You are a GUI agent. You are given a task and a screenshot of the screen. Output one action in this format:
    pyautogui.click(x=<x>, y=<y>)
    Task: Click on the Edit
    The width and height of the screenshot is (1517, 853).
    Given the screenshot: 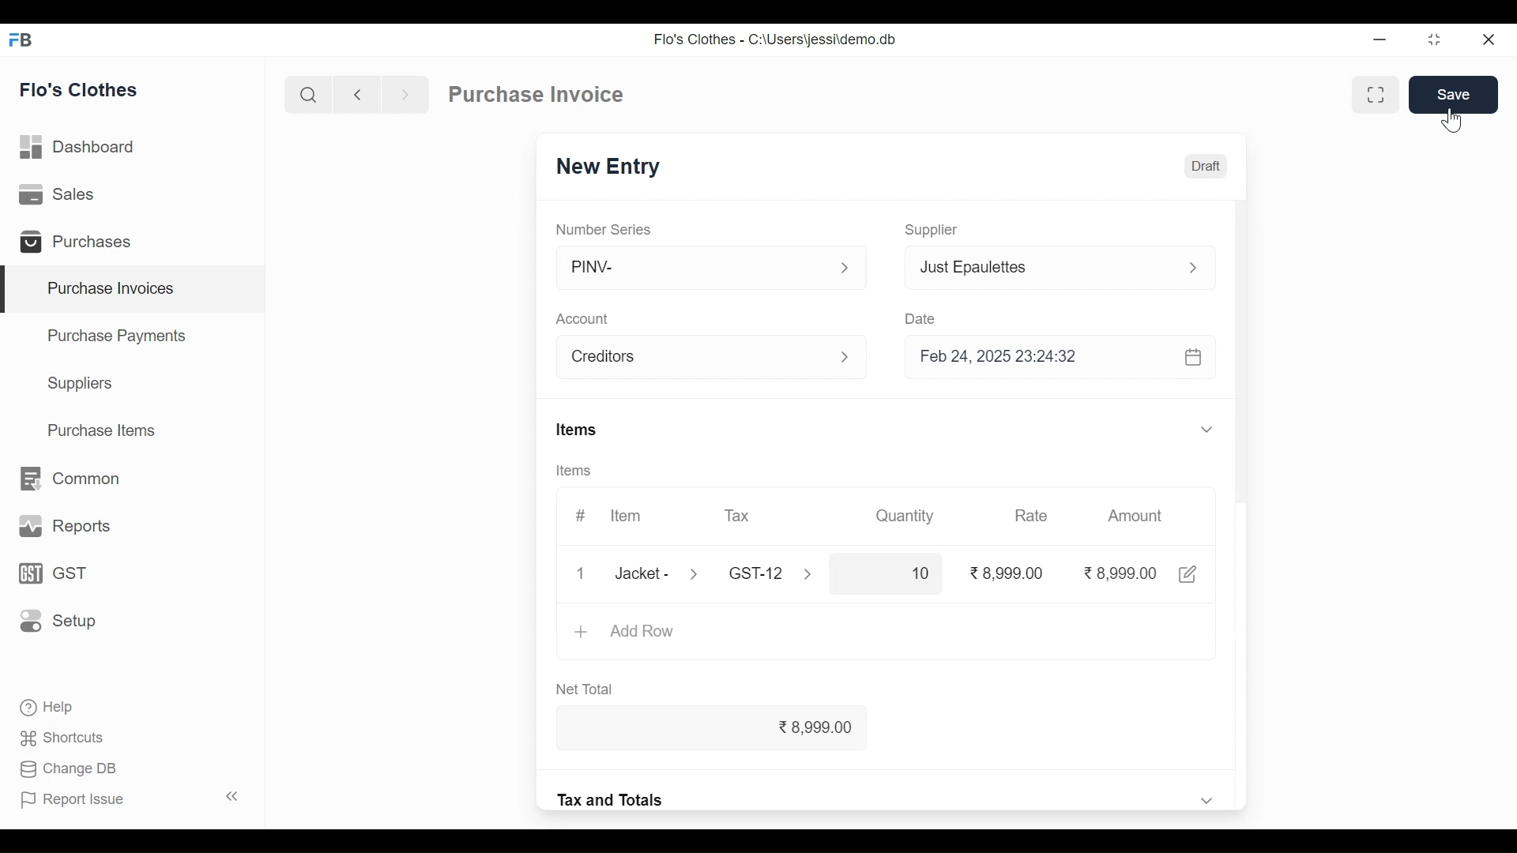 What is the action you would take?
    pyautogui.click(x=1188, y=574)
    